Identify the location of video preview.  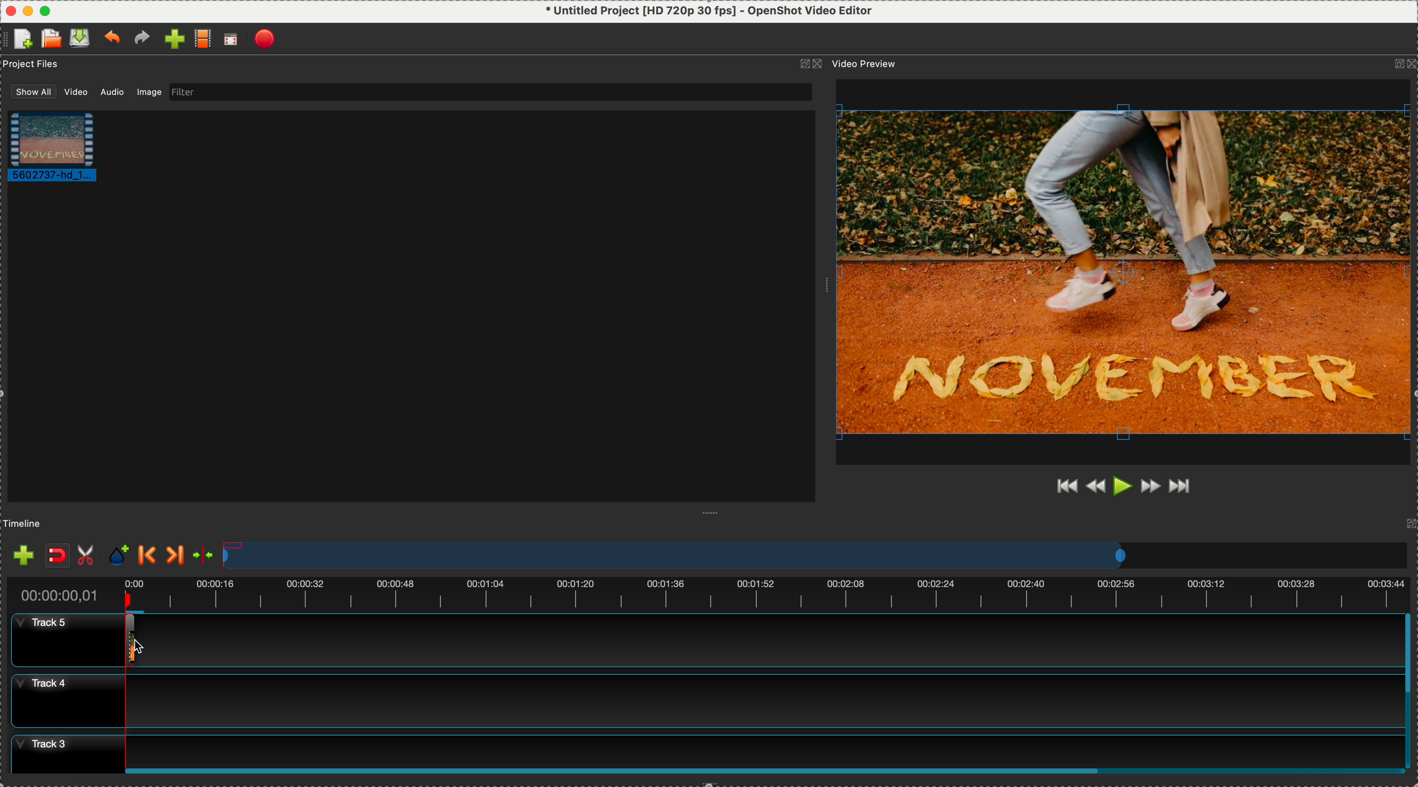
(872, 64).